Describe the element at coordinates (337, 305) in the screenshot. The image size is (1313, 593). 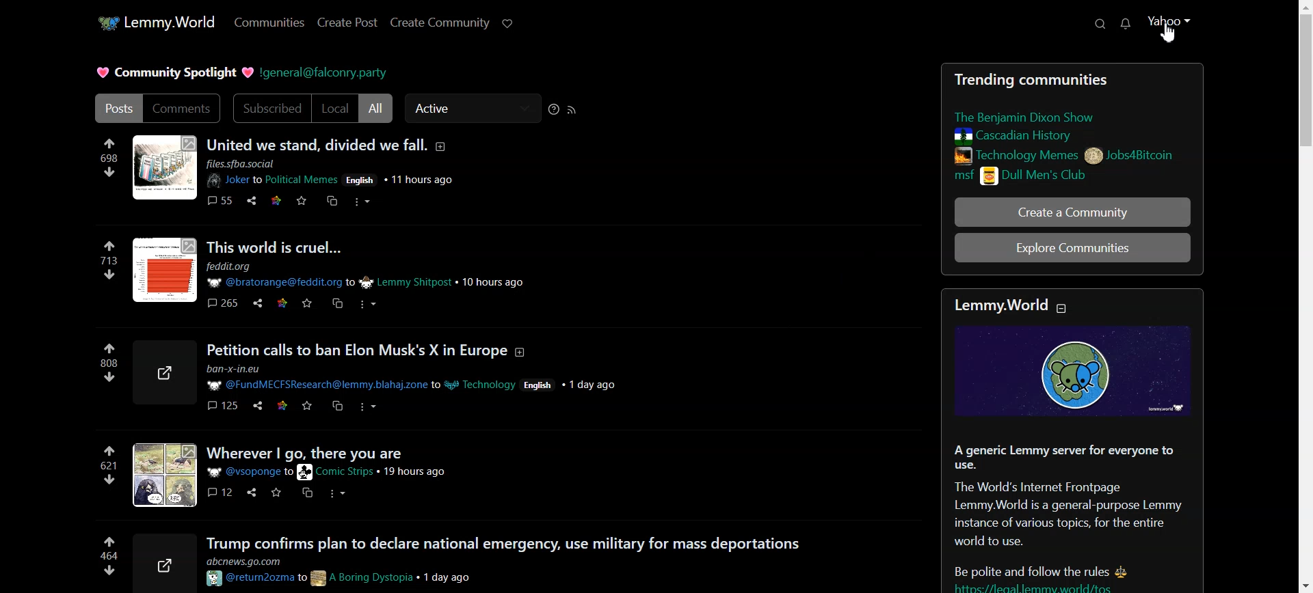
I see `copy` at that location.